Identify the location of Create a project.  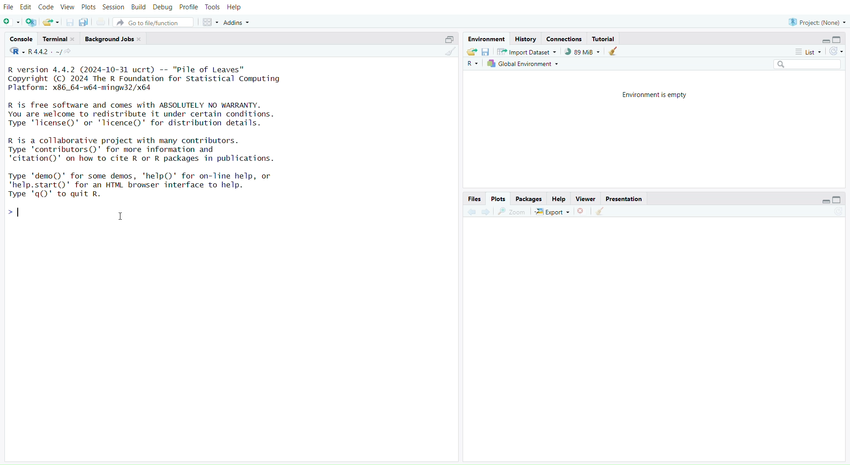
(31, 22).